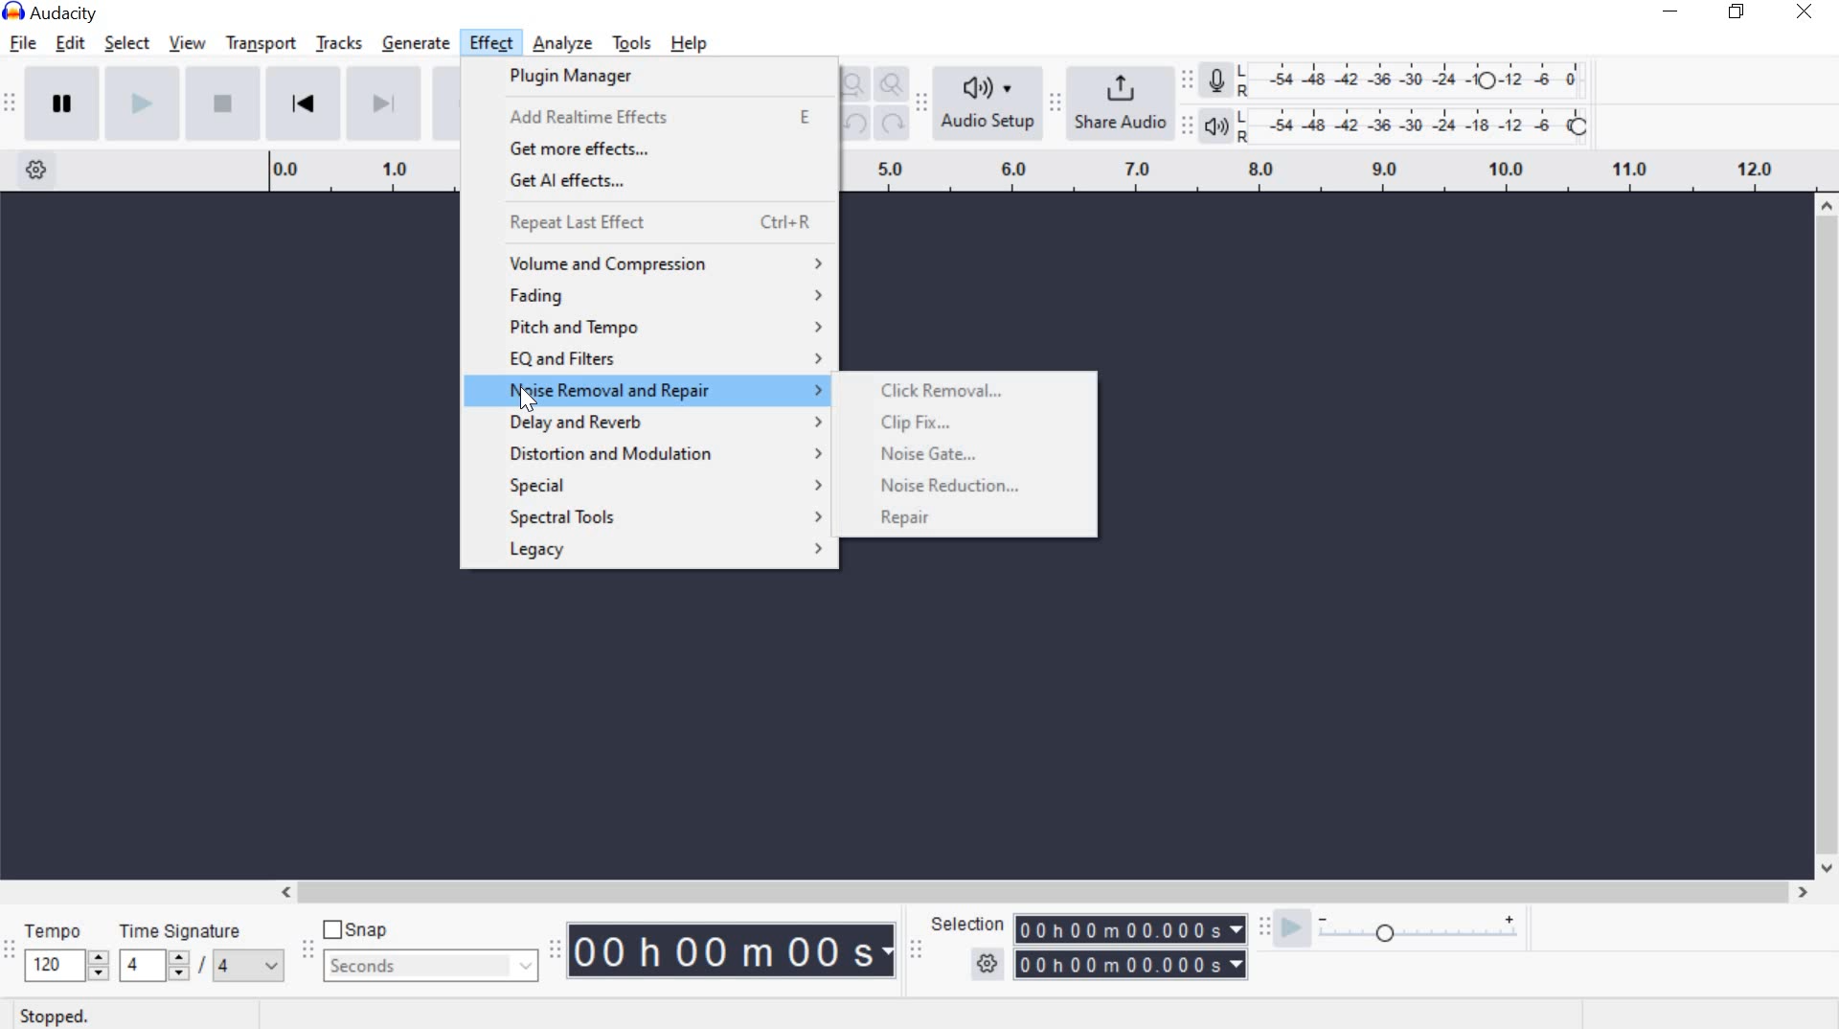 This screenshot has height=1029, width=1839. What do you see at coordinates (663, 359) in the screenshot?
I see `eq and filters` at bounding box center [663, 359].